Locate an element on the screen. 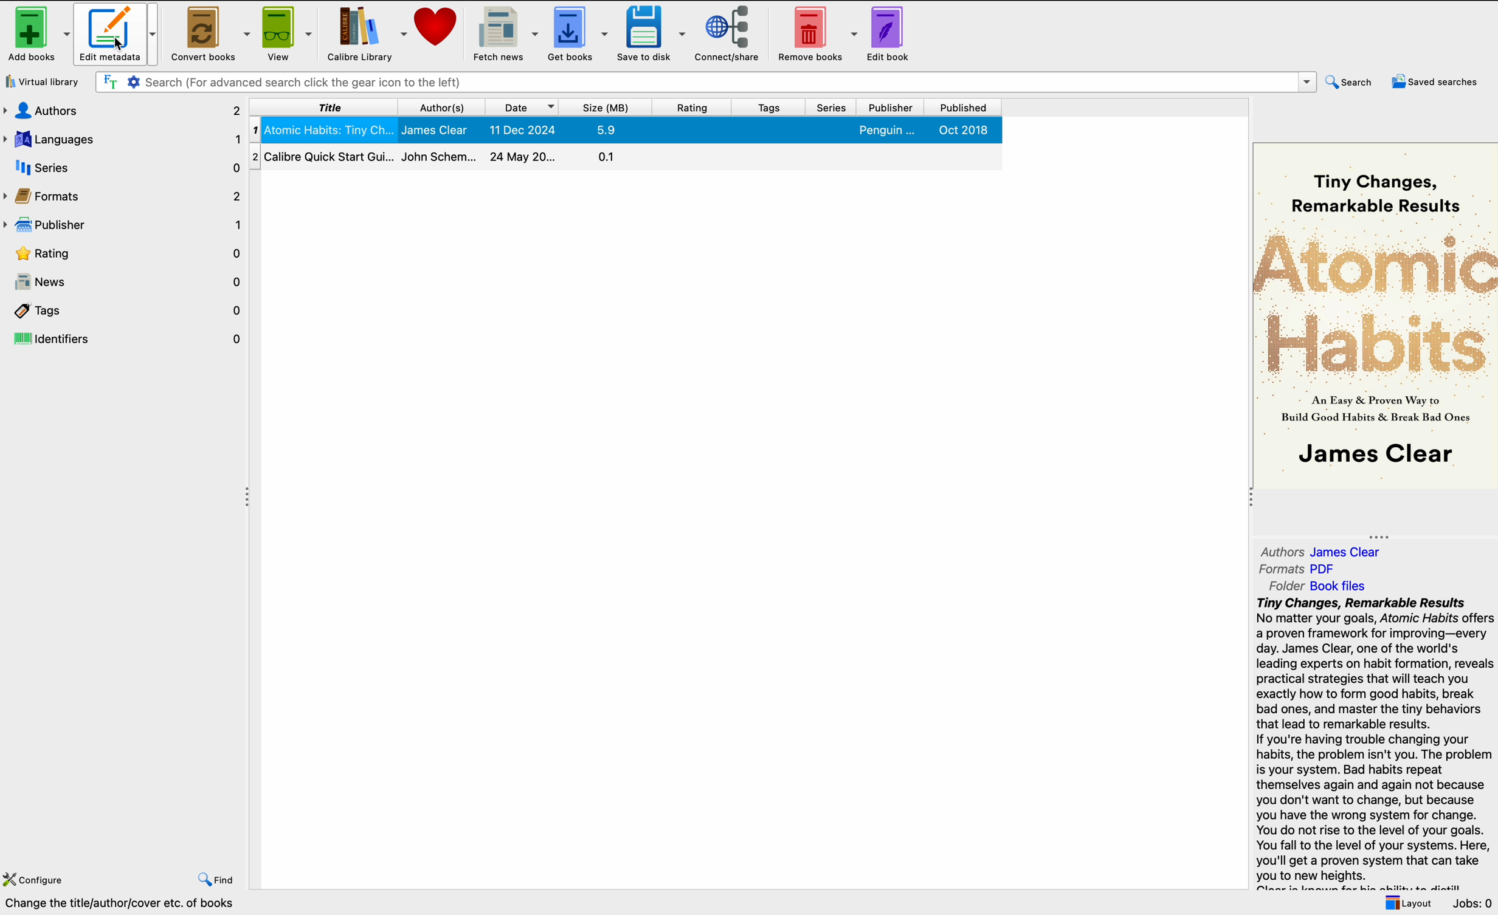 This screenshot has height=915, width=1498. published is located at coordinates (961, 108).